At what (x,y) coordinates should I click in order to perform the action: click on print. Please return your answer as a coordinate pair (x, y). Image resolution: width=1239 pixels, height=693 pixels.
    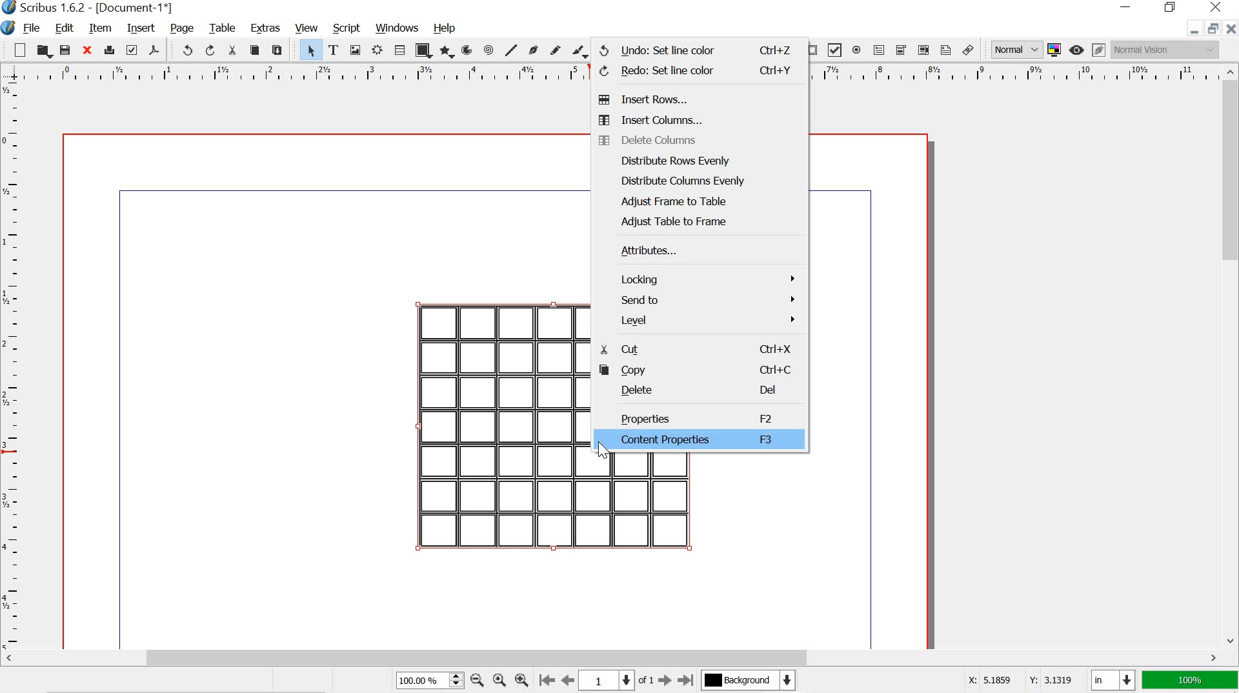
    Looking at the image, I should click on (110, 51).